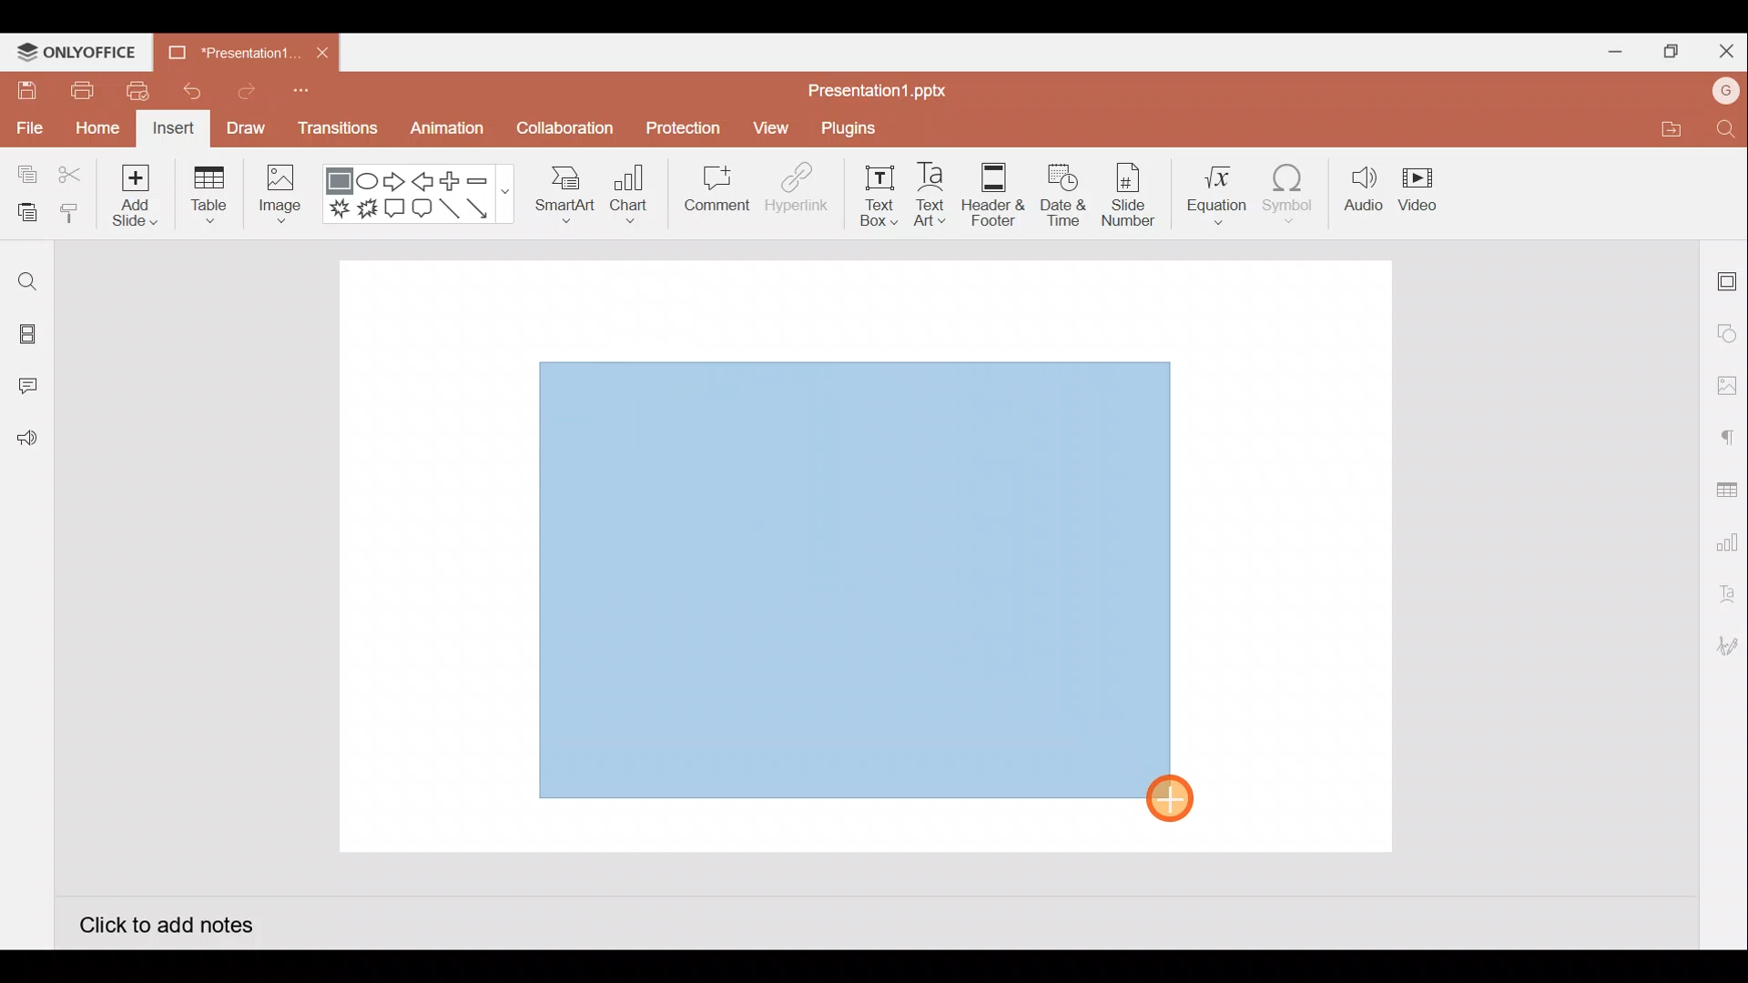 Image resolution: width=1748 pixels, height=983 pixels. Describe the element at coordinates (488, 208) in the screenshot. I see `Arrow` at that location.